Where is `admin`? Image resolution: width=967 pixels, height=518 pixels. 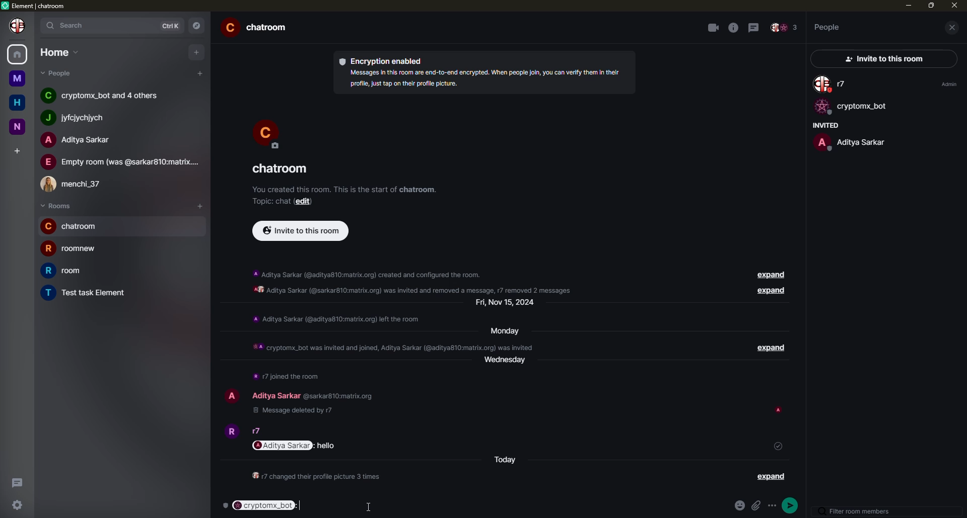 admin is located at coordinates (947, 84).